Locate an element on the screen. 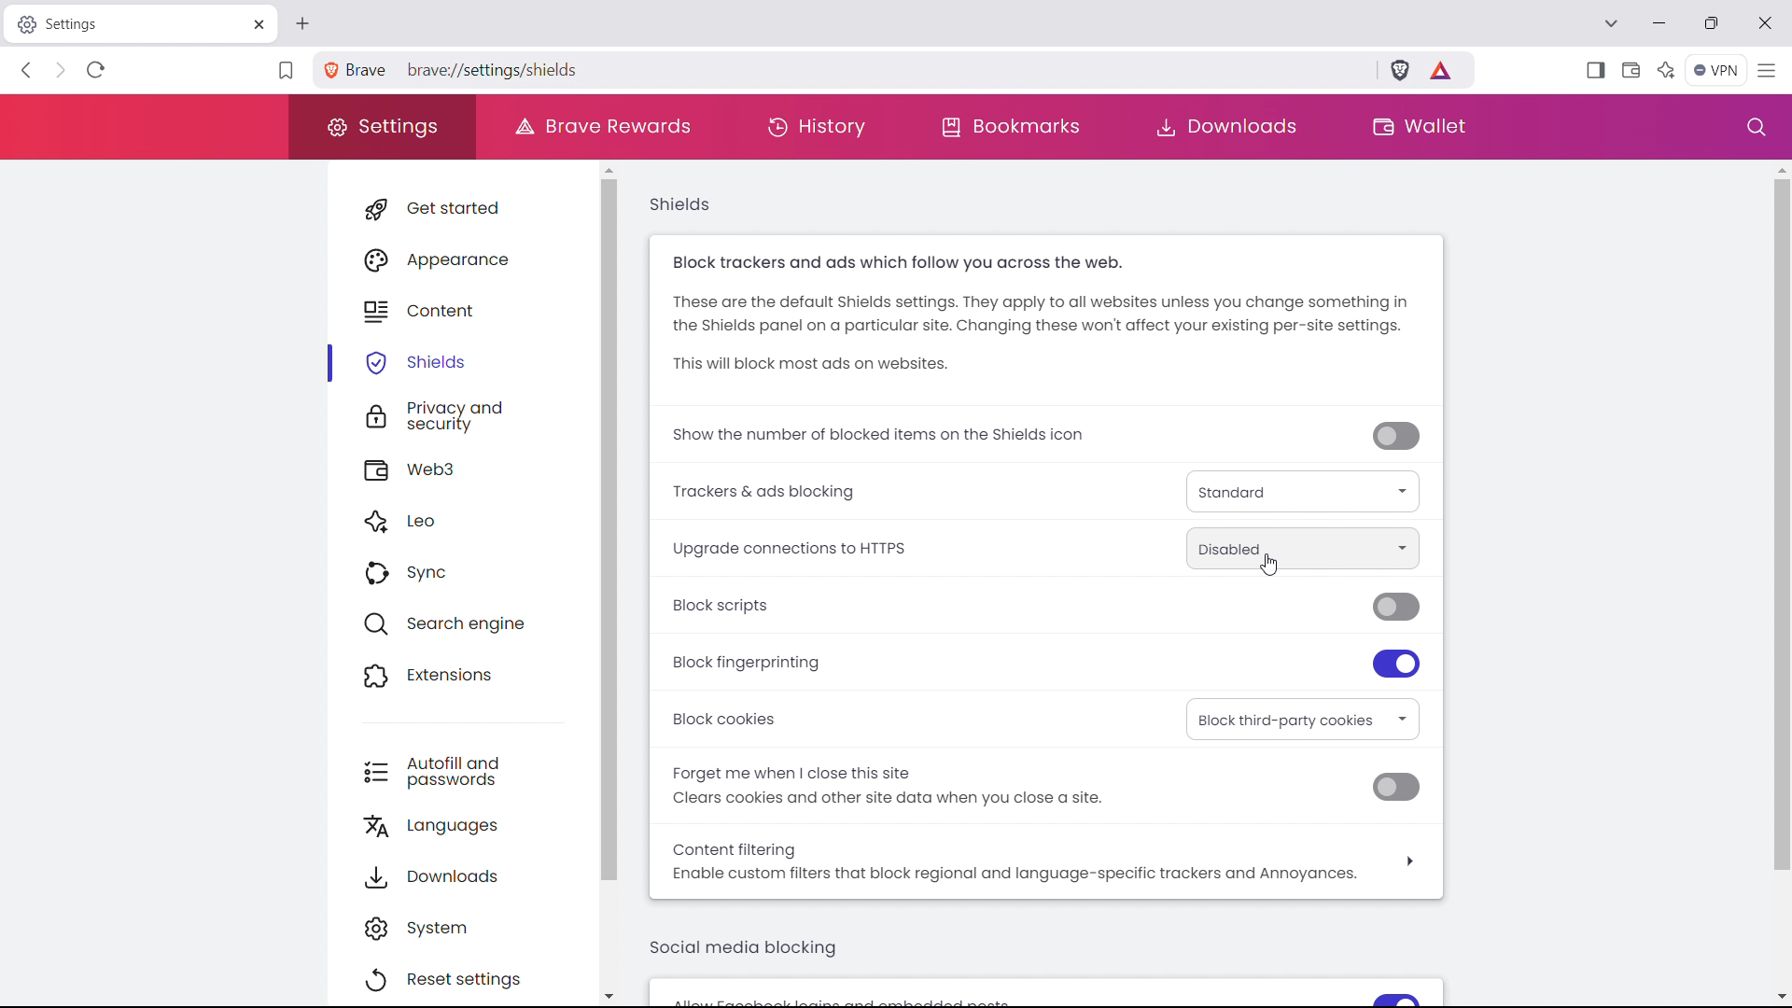 The width and height of the screenshot is (1792, 1008). get started is located at coordinates (474, 208).